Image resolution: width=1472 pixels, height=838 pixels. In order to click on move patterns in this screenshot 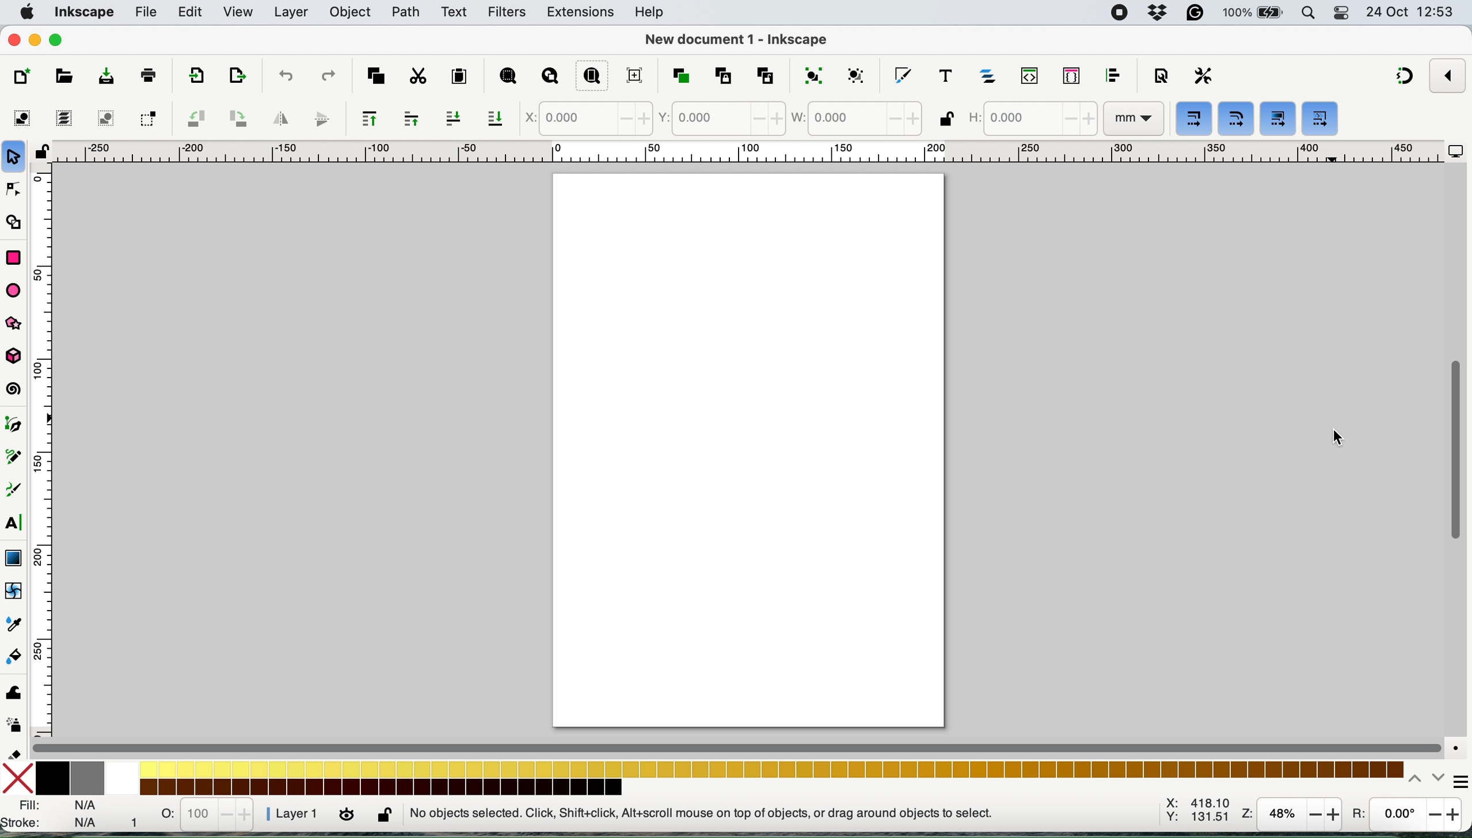, I will do `click(1278, 117)`.